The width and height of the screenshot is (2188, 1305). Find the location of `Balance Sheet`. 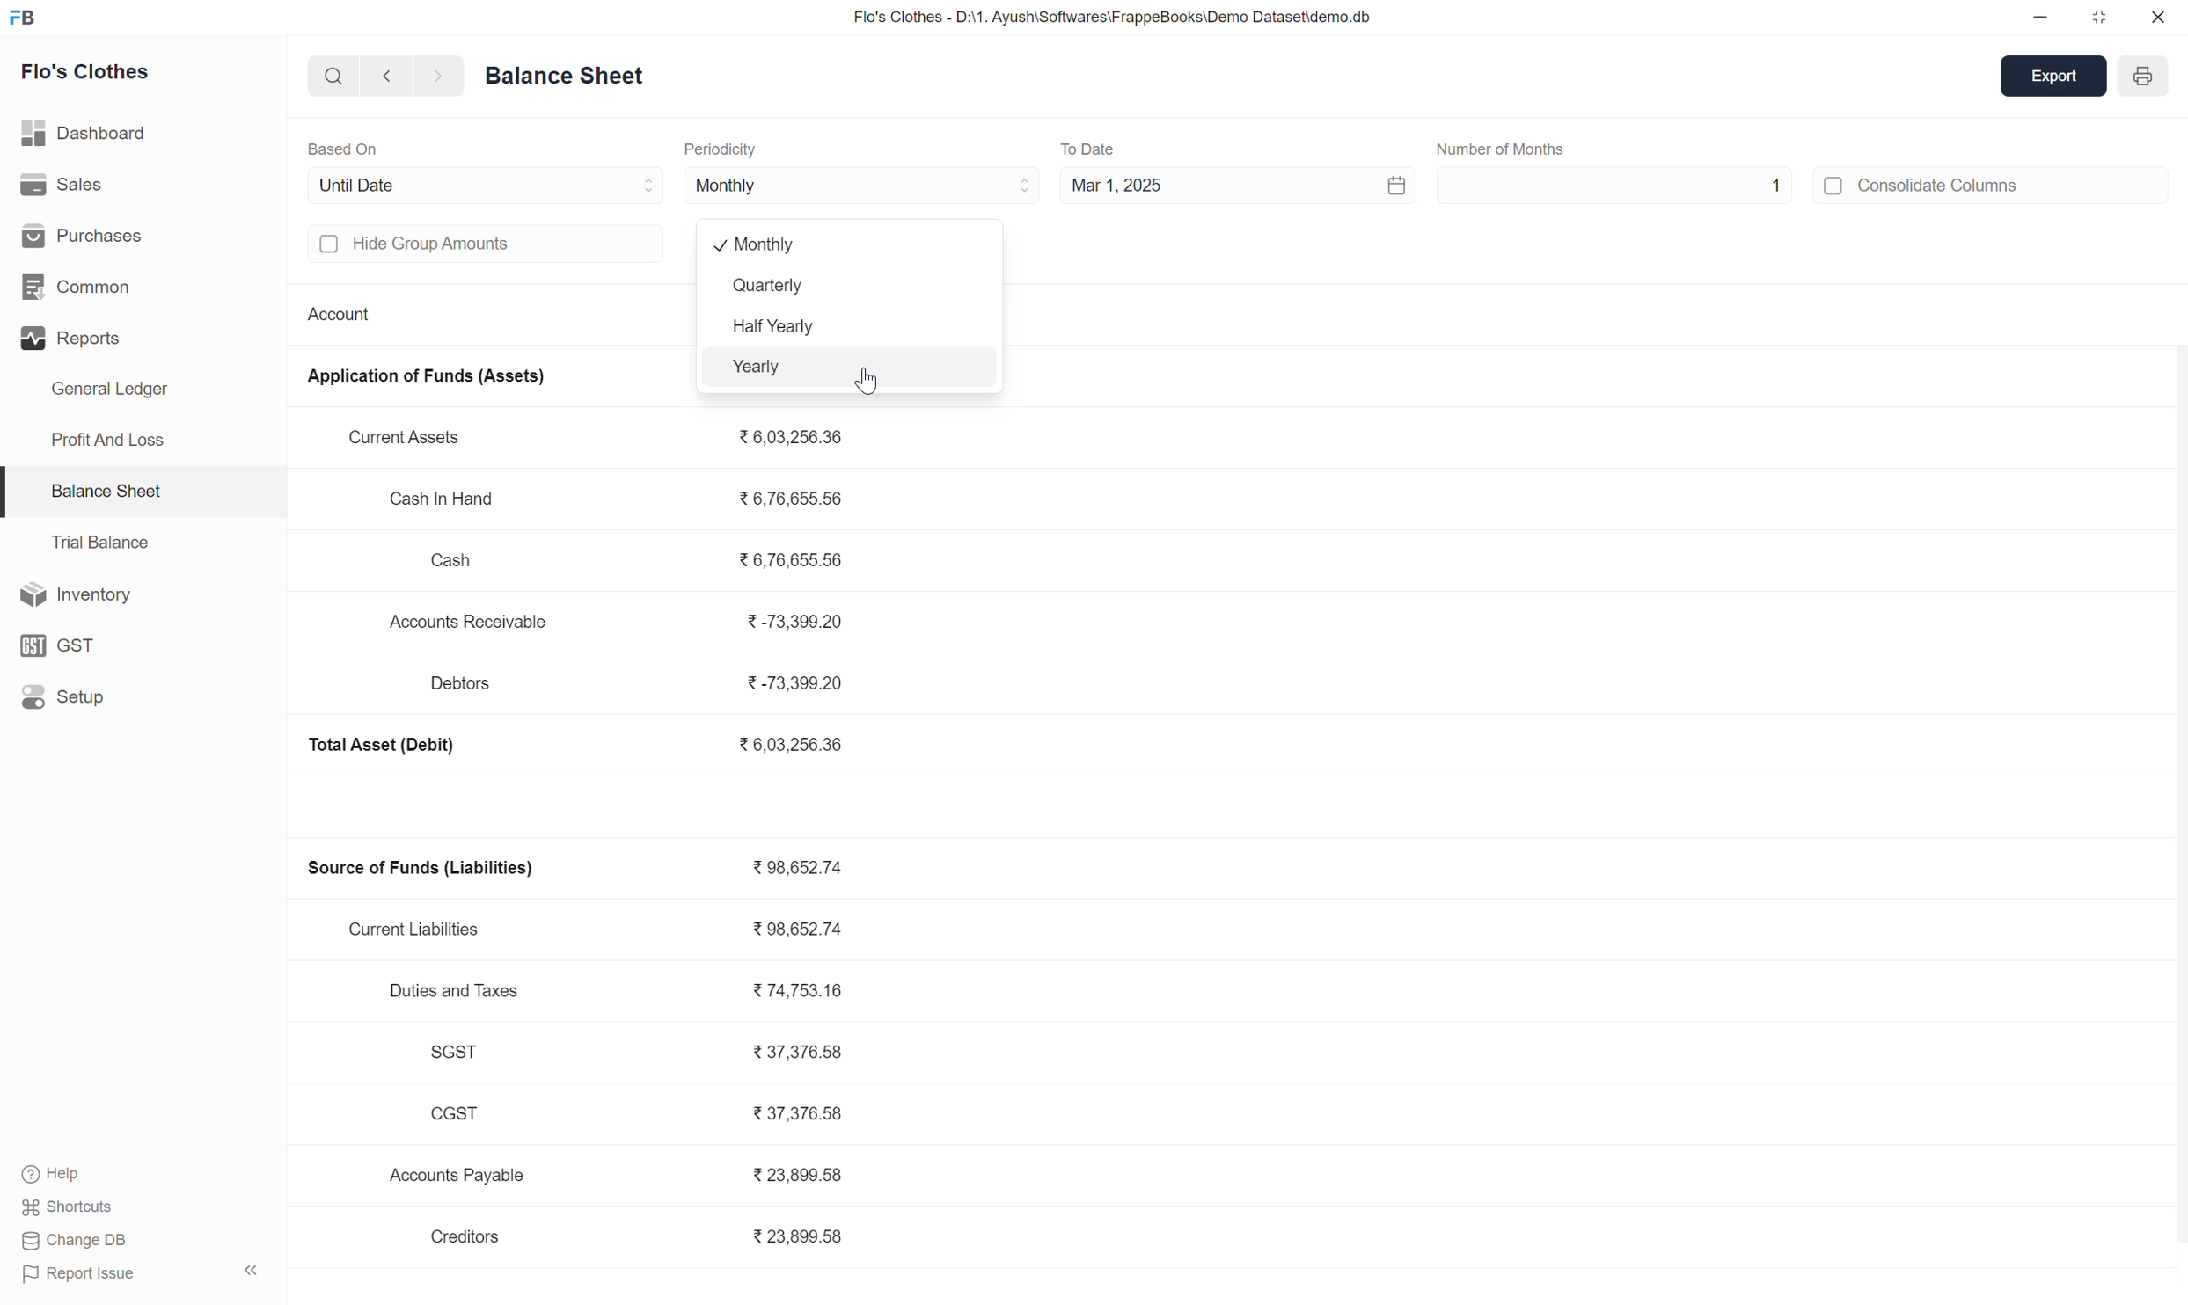

Balance Sheet is located at coordinates (114, 493).